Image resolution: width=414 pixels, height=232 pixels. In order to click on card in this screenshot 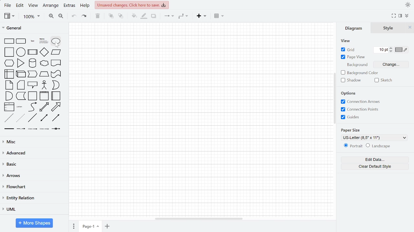, I will do `click(21, 85)`.